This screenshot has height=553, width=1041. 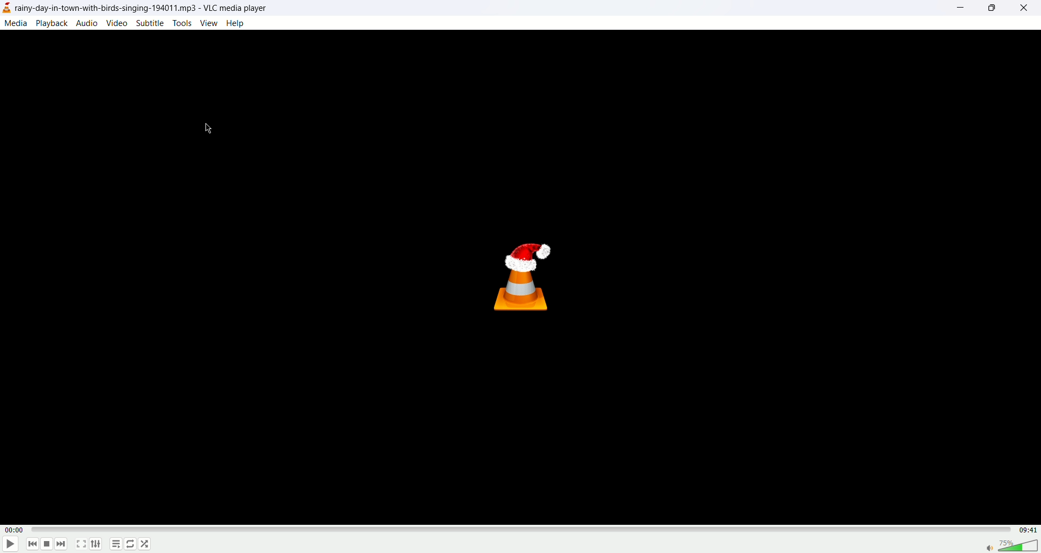 I want to click on maximize, so click(x=991, y=8).